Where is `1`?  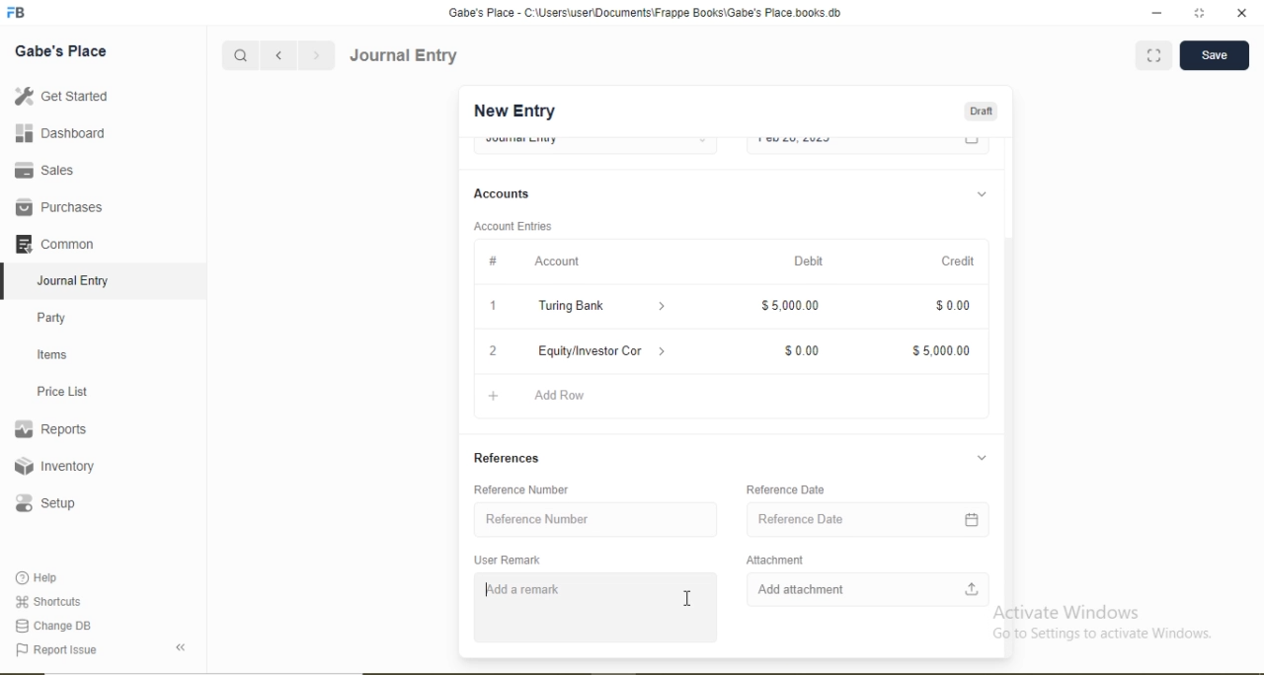 1 is located at coordinates (493, 305).